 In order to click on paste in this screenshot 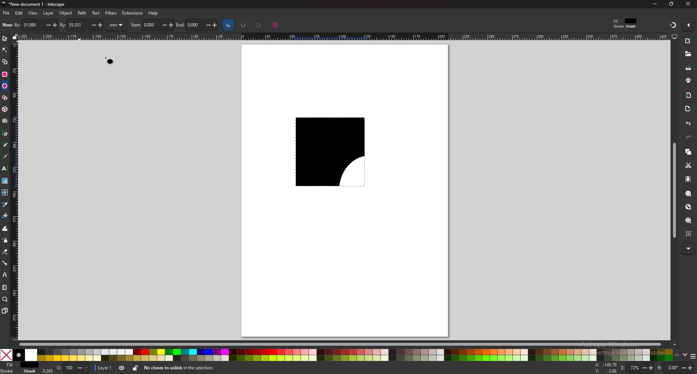, I will do `click(688, 178)`.